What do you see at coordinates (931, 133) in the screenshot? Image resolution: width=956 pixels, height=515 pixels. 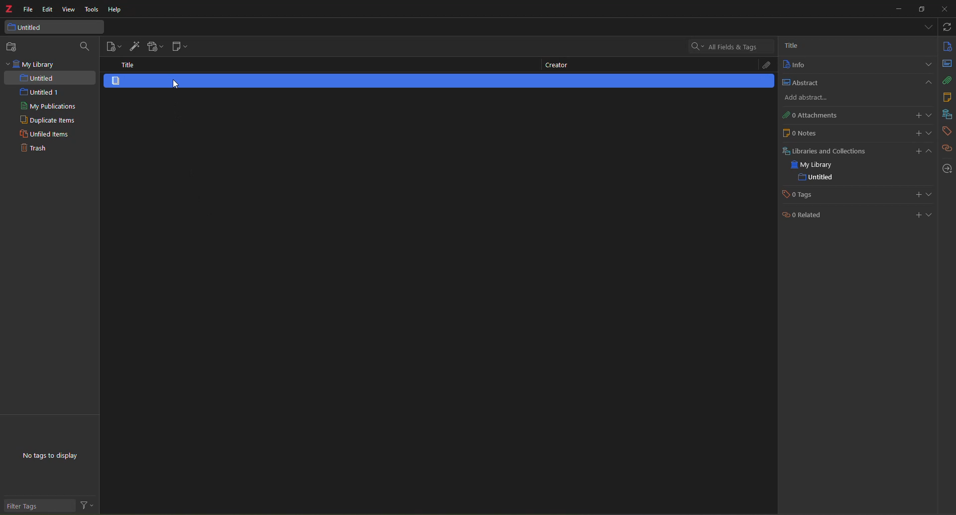 I see `expand` at bounding box center [931, 133].